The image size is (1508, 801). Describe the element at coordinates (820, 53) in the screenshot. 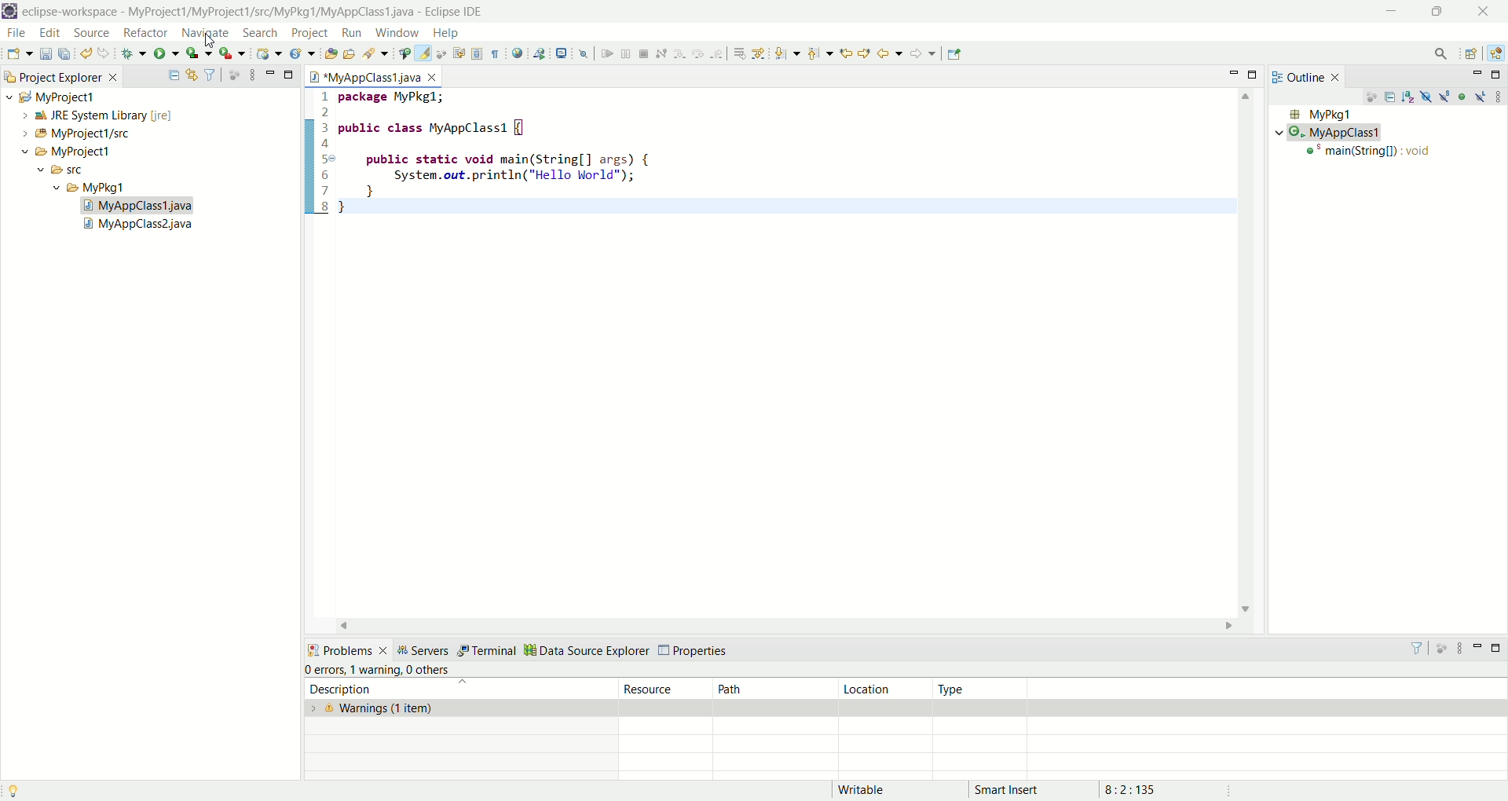

I see `previous annotation` at that location.